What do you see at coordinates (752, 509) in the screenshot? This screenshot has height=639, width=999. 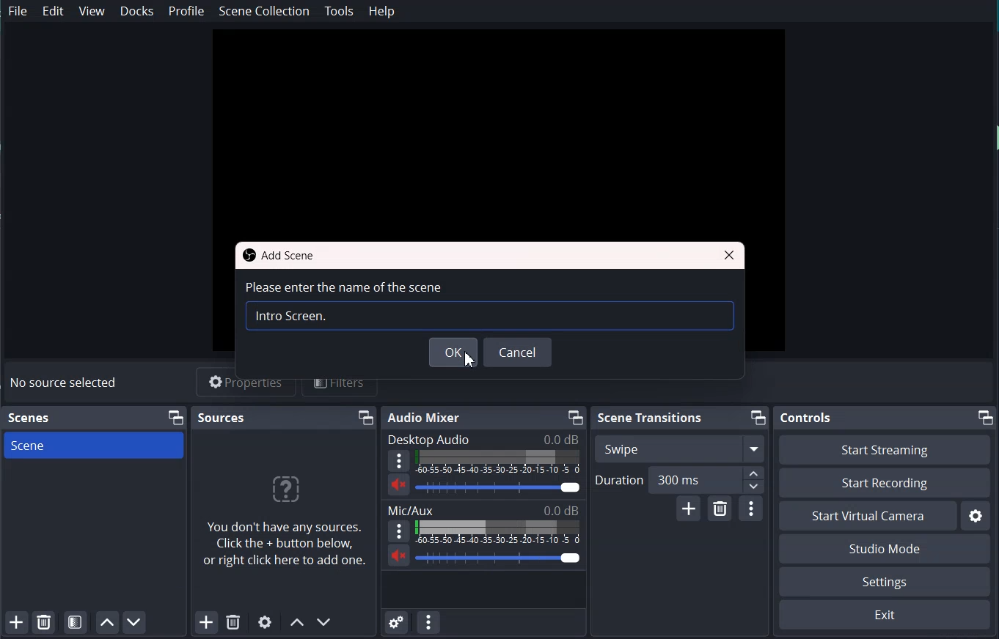 I see `Transition properties` at bounding box center [752, 509].